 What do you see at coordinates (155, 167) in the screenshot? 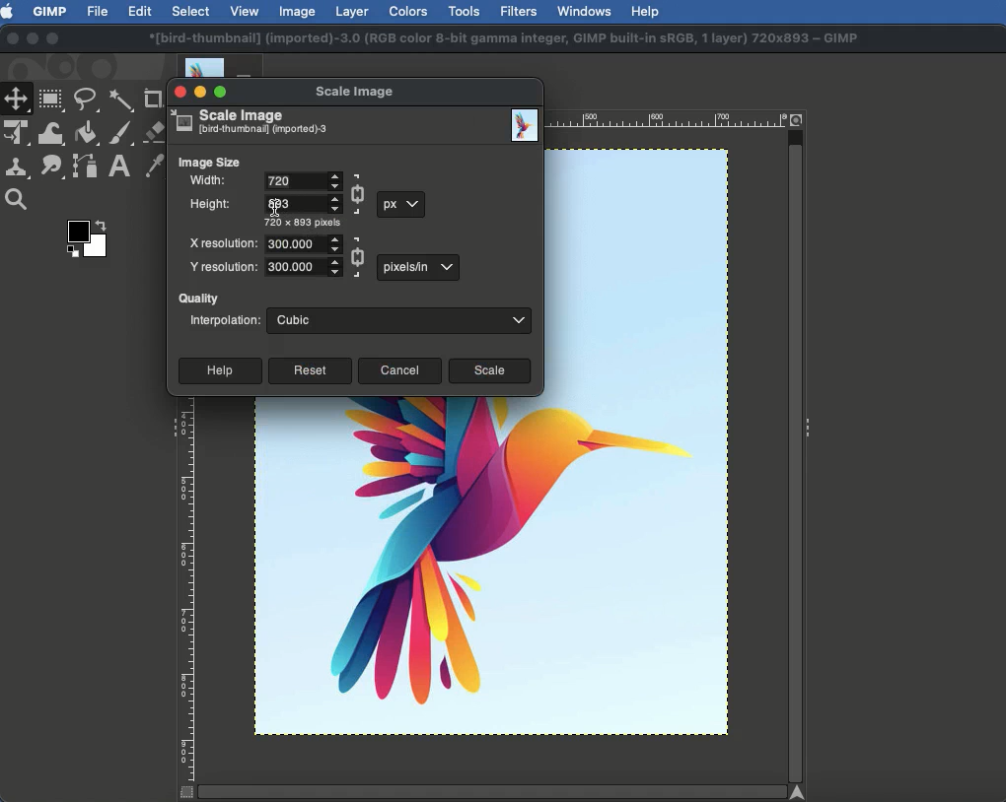
I see `Color picker` at bounding box center [155, 167].